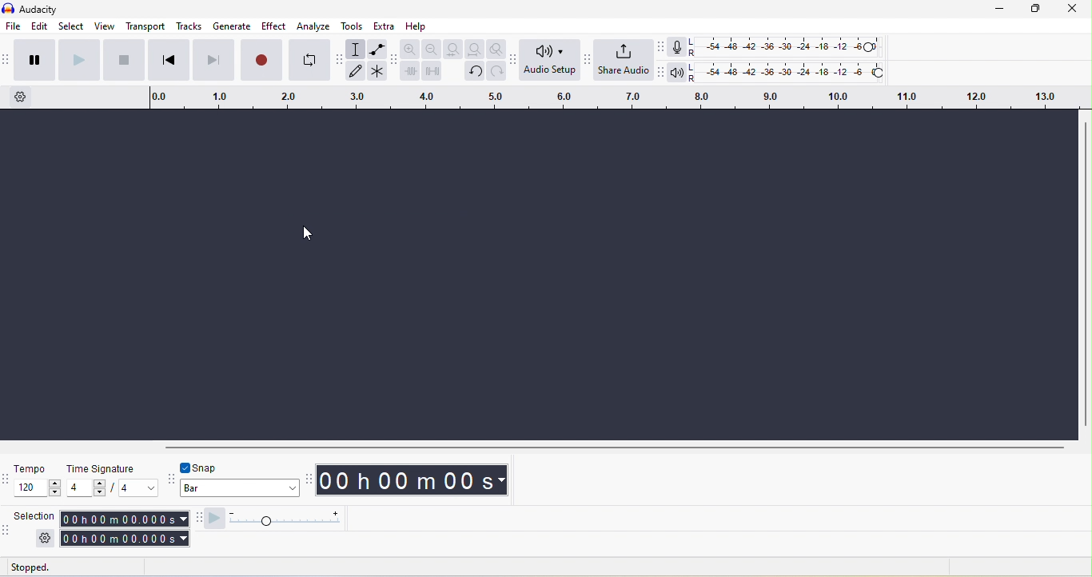  I want to click on audacity transport toolbar, so click(7, 61).